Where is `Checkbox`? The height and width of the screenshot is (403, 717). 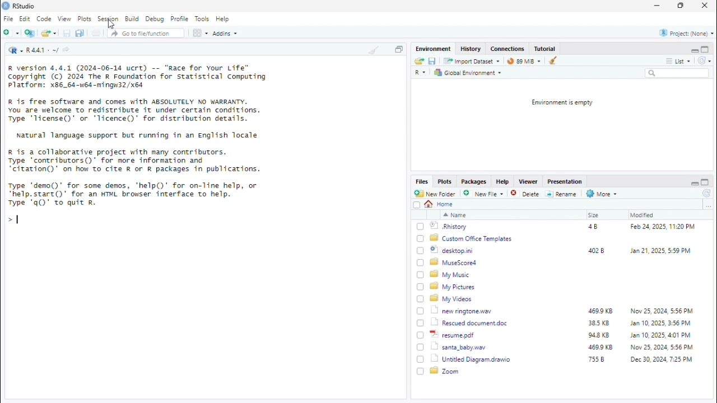
Checkbox is located at coordinates (421, 251).